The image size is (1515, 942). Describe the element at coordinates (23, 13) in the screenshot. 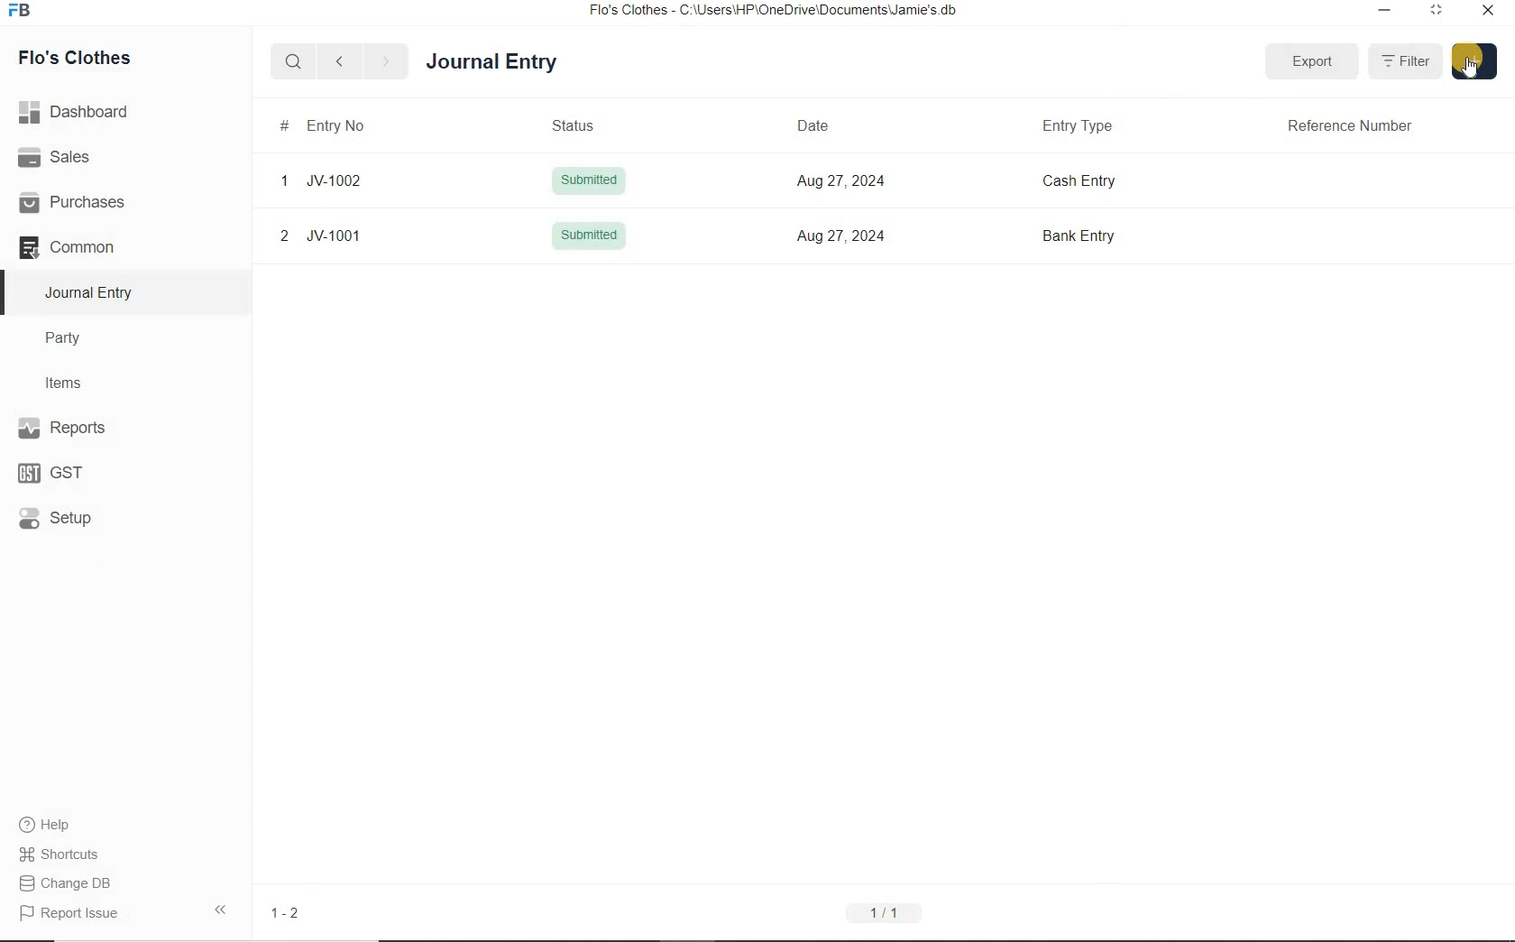

I see `Frappe Books logo` at that location.